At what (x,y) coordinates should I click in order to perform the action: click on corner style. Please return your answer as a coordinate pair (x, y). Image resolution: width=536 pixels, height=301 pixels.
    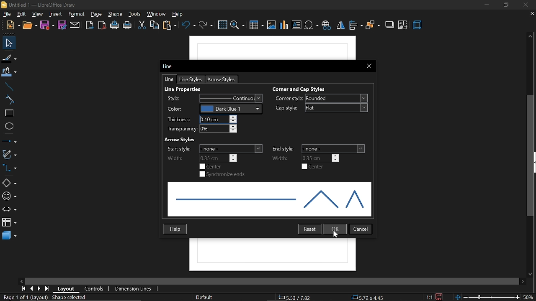
    Looking at the image, I should click on (336, 99).